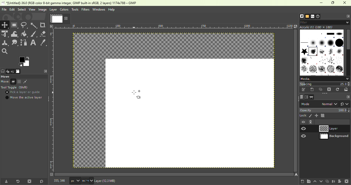 The image size is (351, 185). What do you see at coordinates (334, 181) in the screenshot?
I see `Merge all visible layers with last used values` at bounding box center [334, 181].